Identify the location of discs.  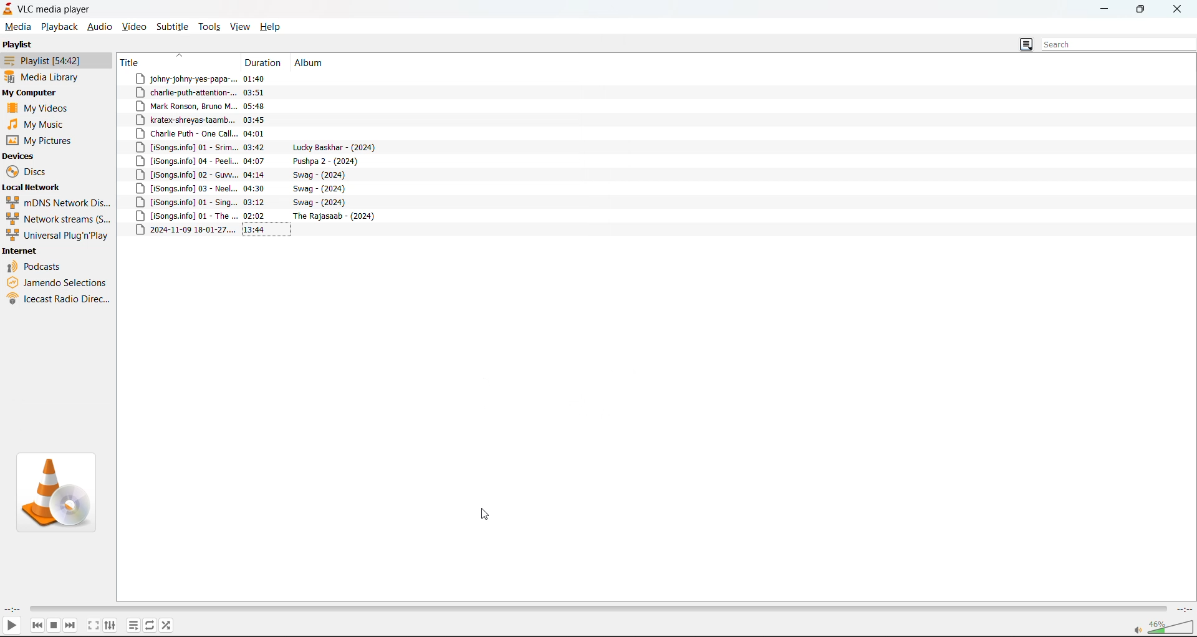
(26, 171).